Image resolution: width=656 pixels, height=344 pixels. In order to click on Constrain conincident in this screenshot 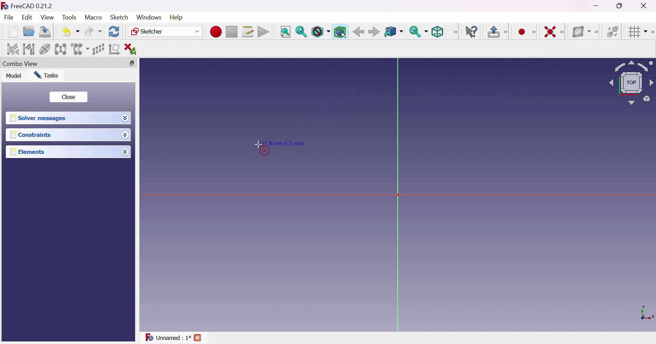, I will do `click(551, 32)`.